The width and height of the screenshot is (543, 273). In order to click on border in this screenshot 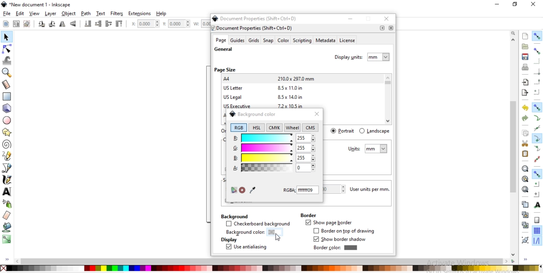, I will do `click(308, 215)`.